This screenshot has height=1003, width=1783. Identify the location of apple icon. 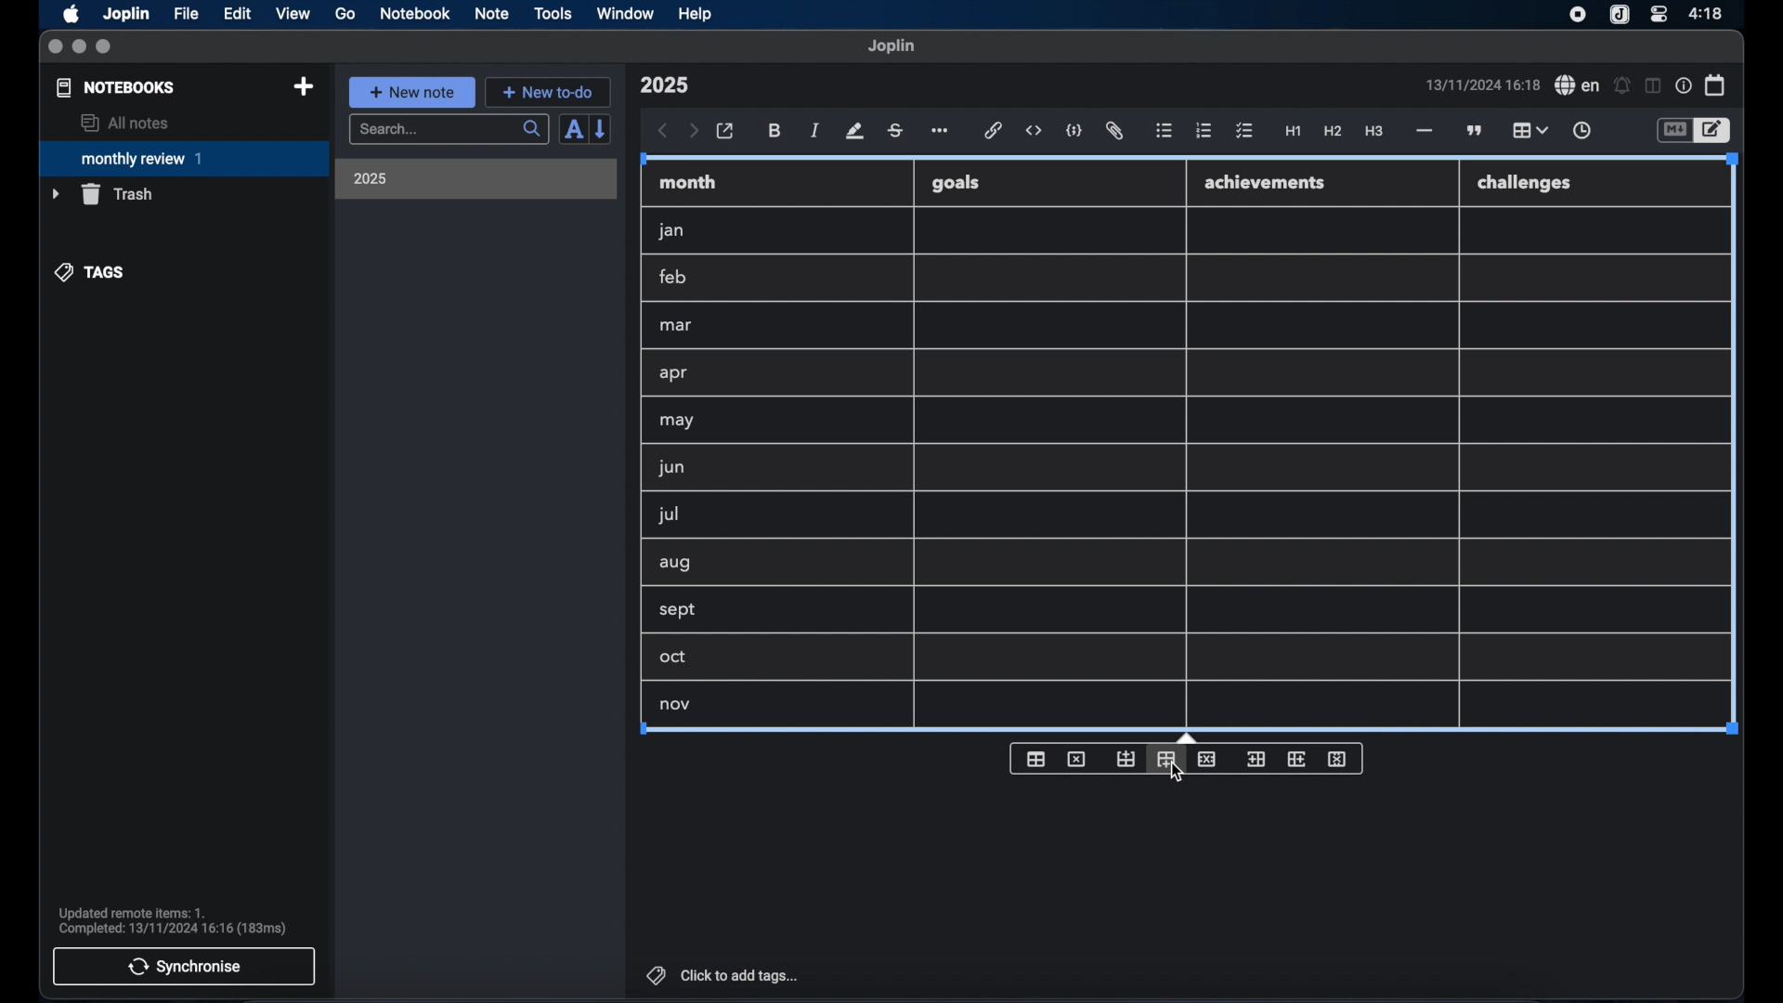
(70, 14).